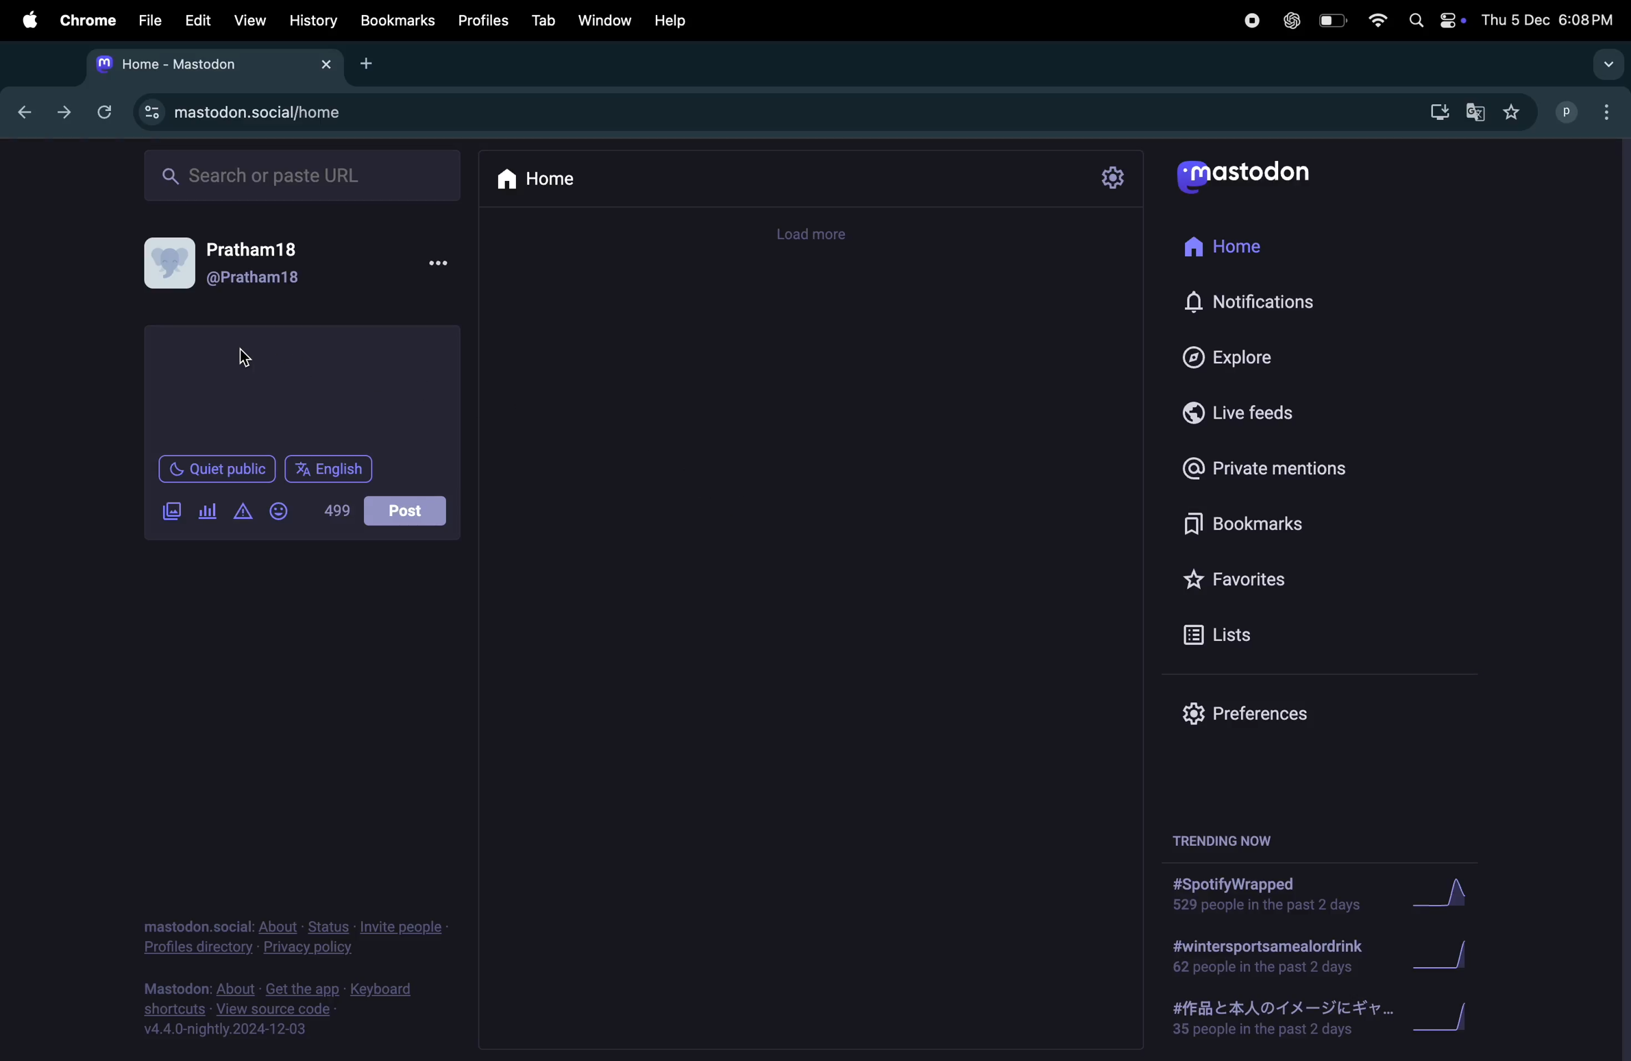  I want to click on private mentions, so click(1267, 469).